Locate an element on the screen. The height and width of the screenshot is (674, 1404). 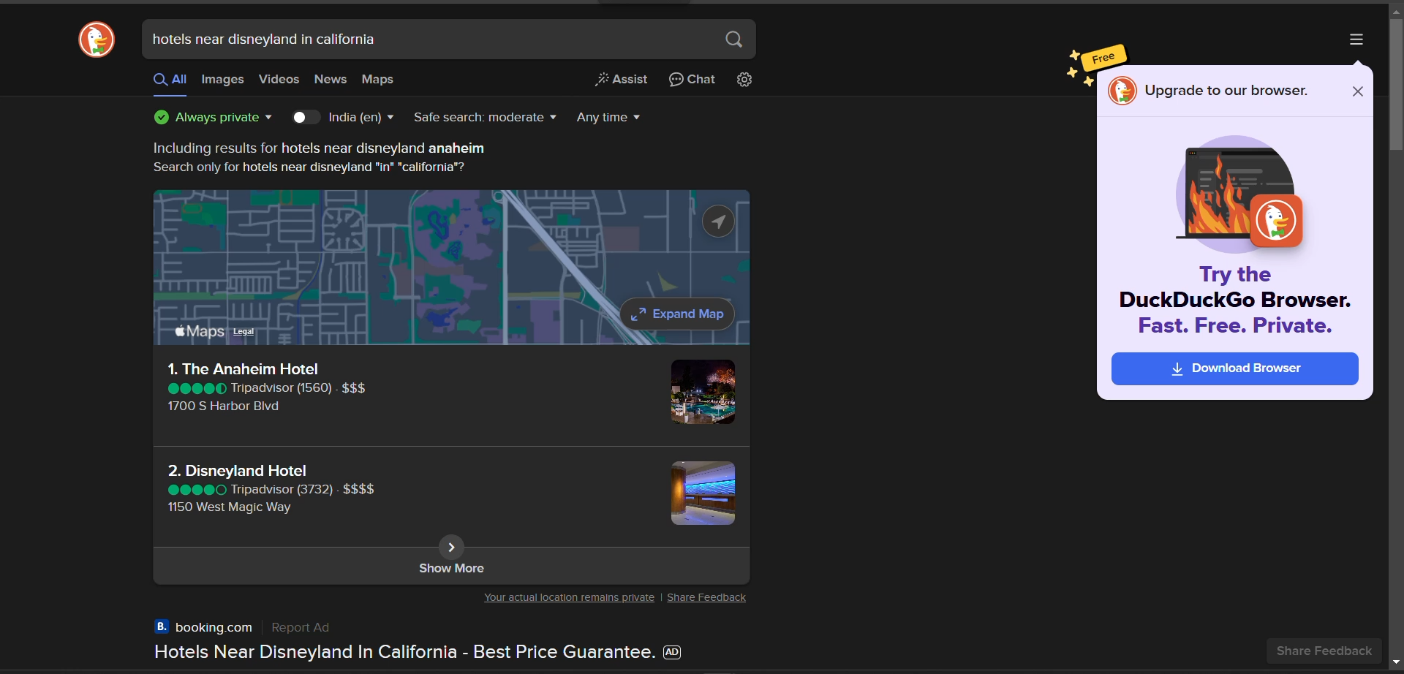
search button is located at coordinates (735, 39).